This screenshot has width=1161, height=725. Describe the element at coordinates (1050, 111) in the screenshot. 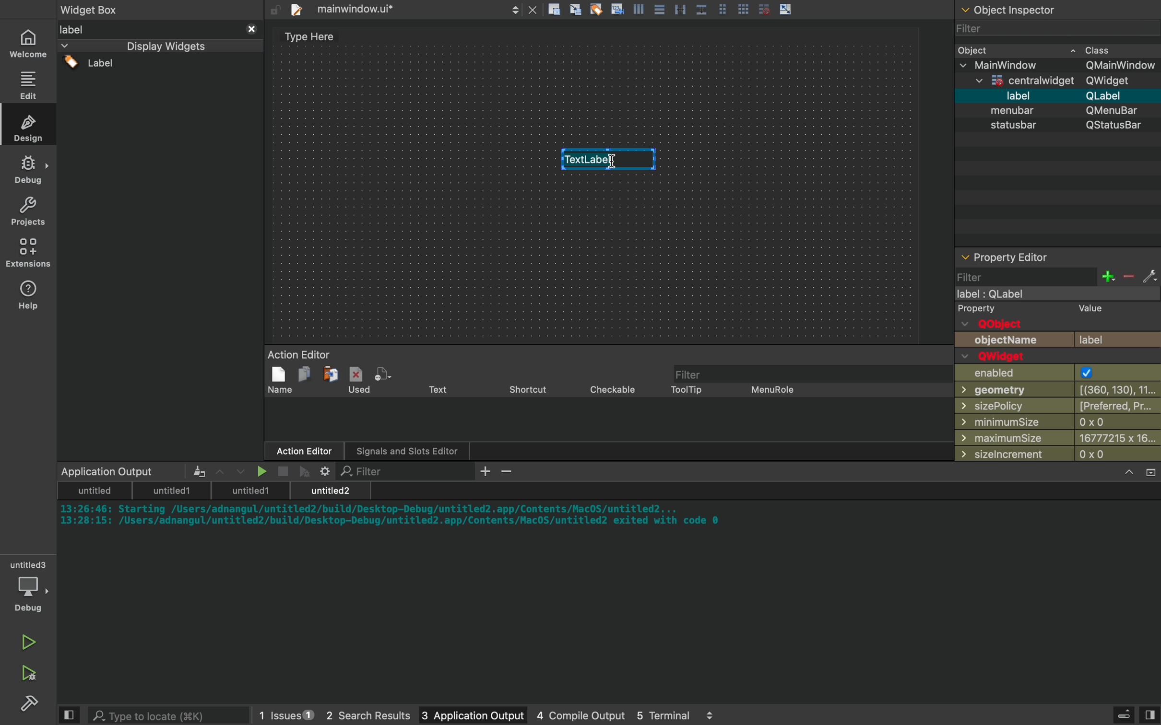

I see `` at that location.